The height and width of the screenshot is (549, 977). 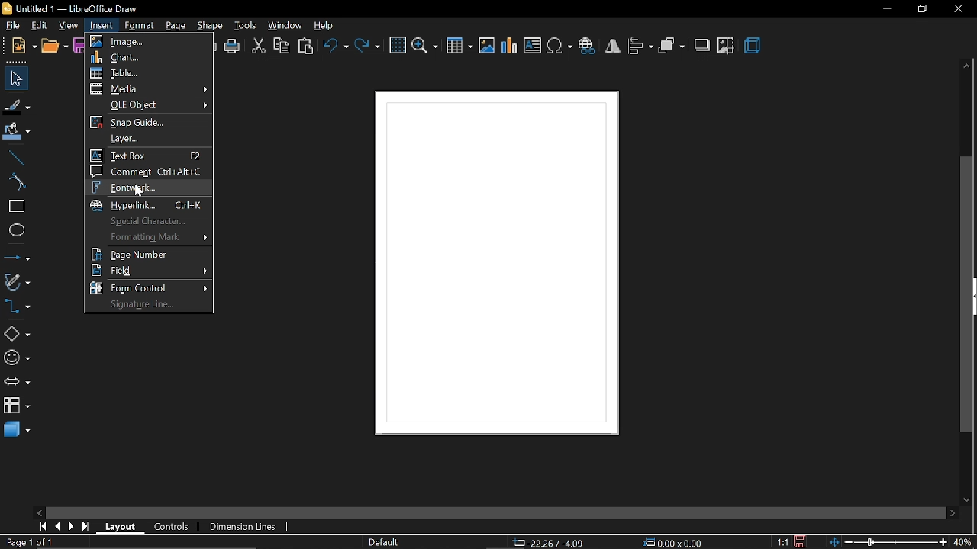 What do you see at coordinates (888, 542) in the screenshot?
I see `zoom scale` at bounding box center [888, 542].